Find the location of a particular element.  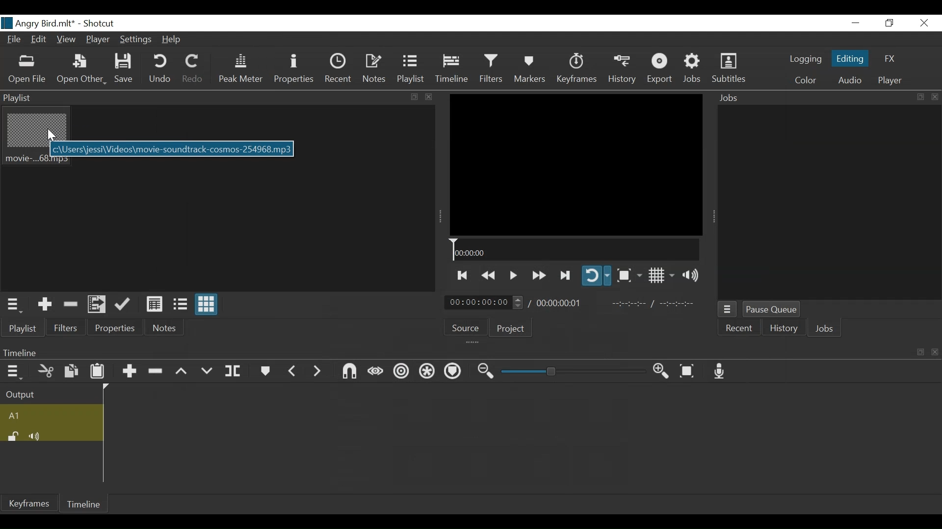

Pause Queue is located at coordinates (772, 309).